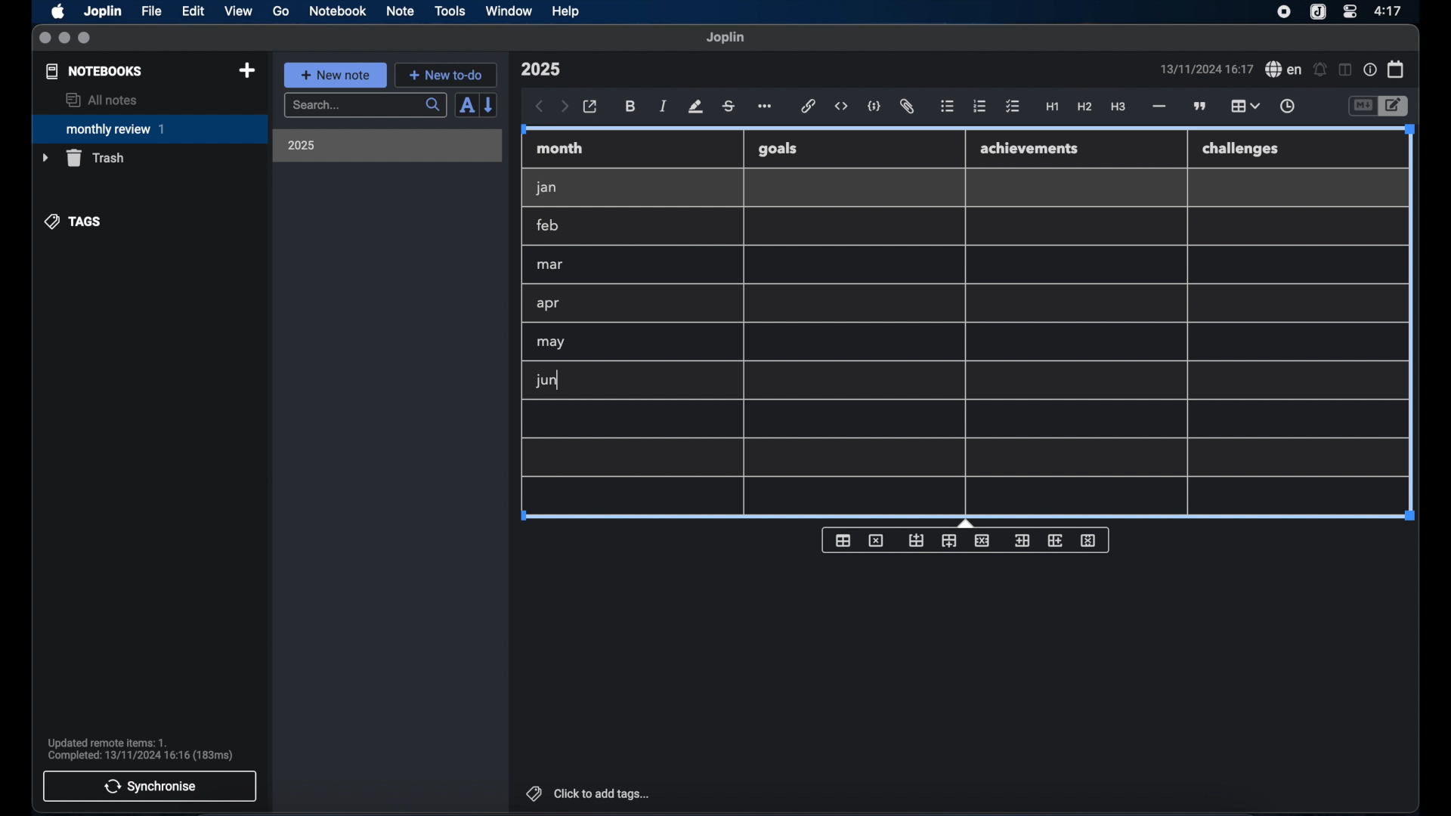  Describe the element at coordinates (74, 221) in the screenshot. I see `tags` at that location.